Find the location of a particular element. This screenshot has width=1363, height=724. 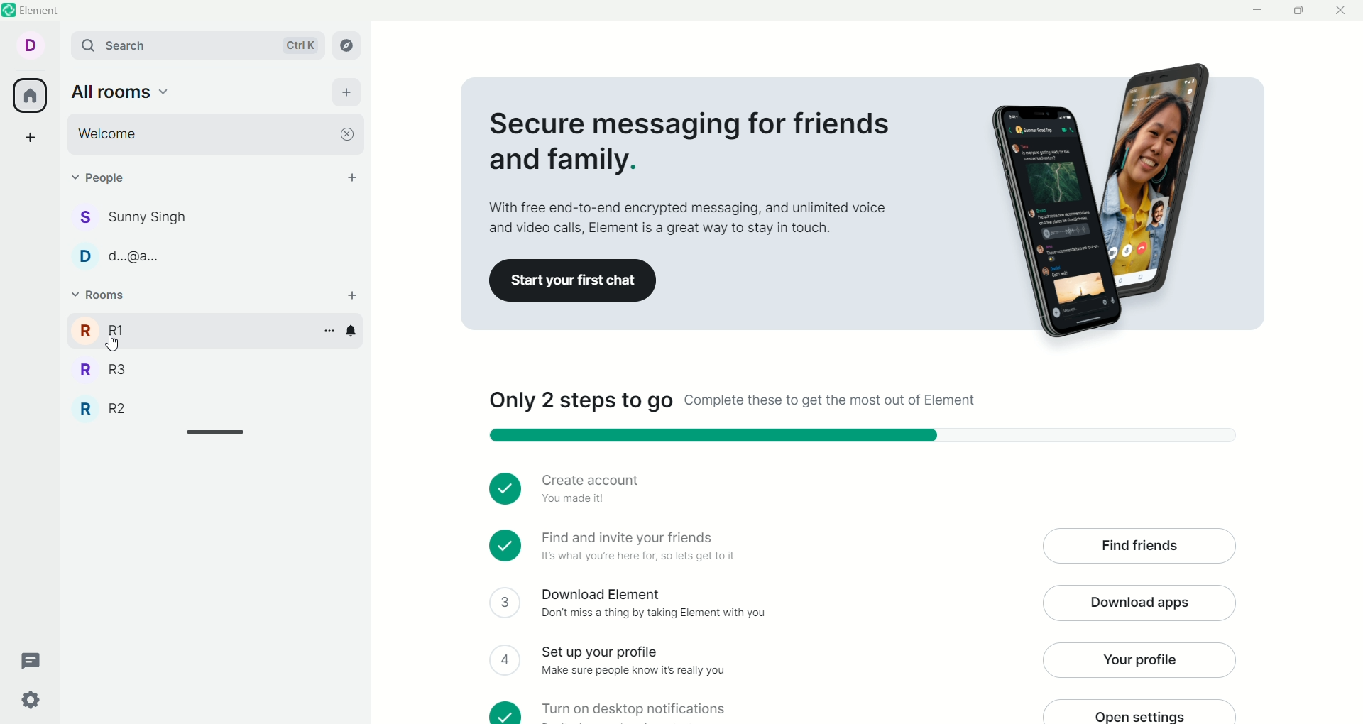

add is located at coordinates (353, 295).